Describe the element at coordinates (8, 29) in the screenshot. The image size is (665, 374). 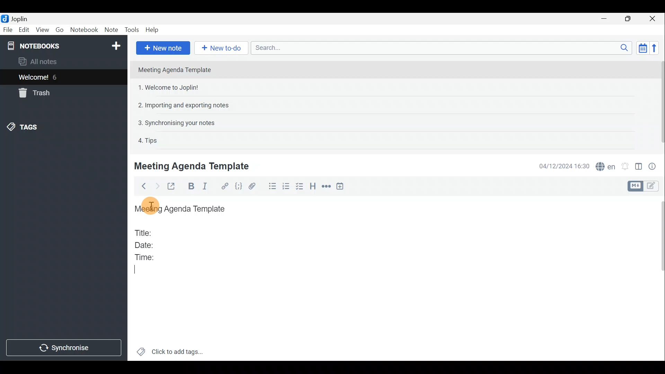
I see `File` at that location.